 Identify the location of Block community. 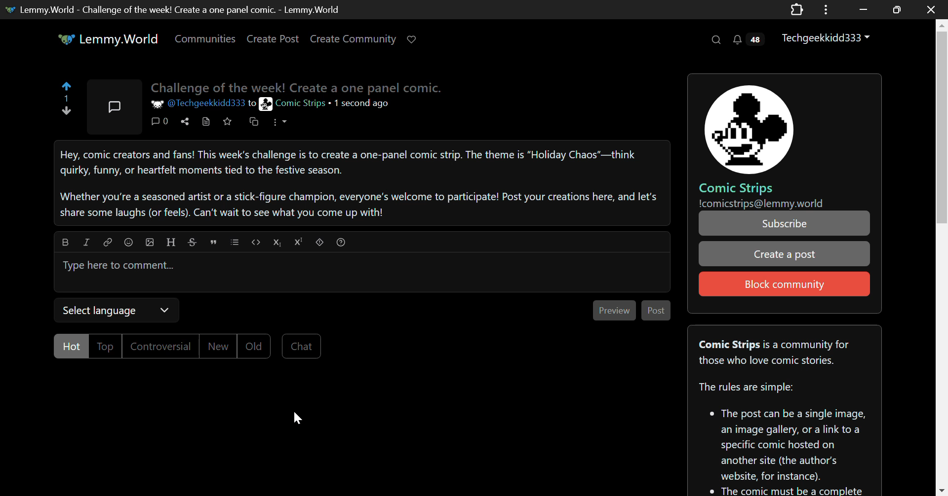
(785, 283).